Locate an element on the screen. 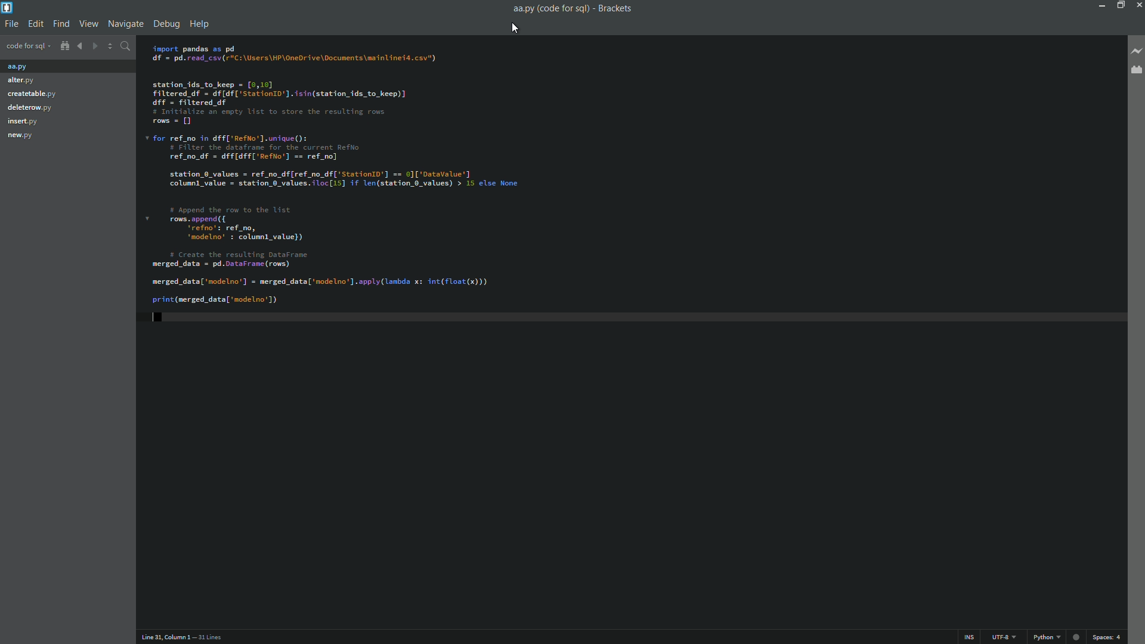 The height and width of the screenshot is (644, 1145). close app is located at coordinates (1138, 5).